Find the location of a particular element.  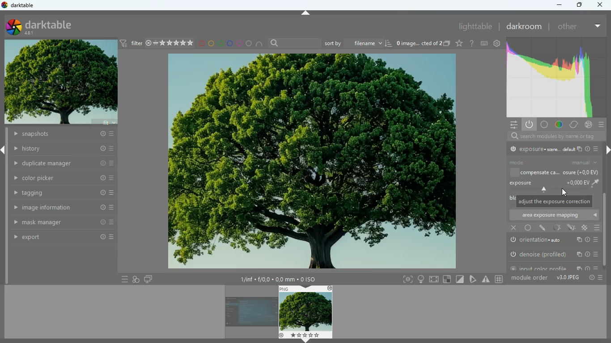

color picker is located at coordinates (60, 179).